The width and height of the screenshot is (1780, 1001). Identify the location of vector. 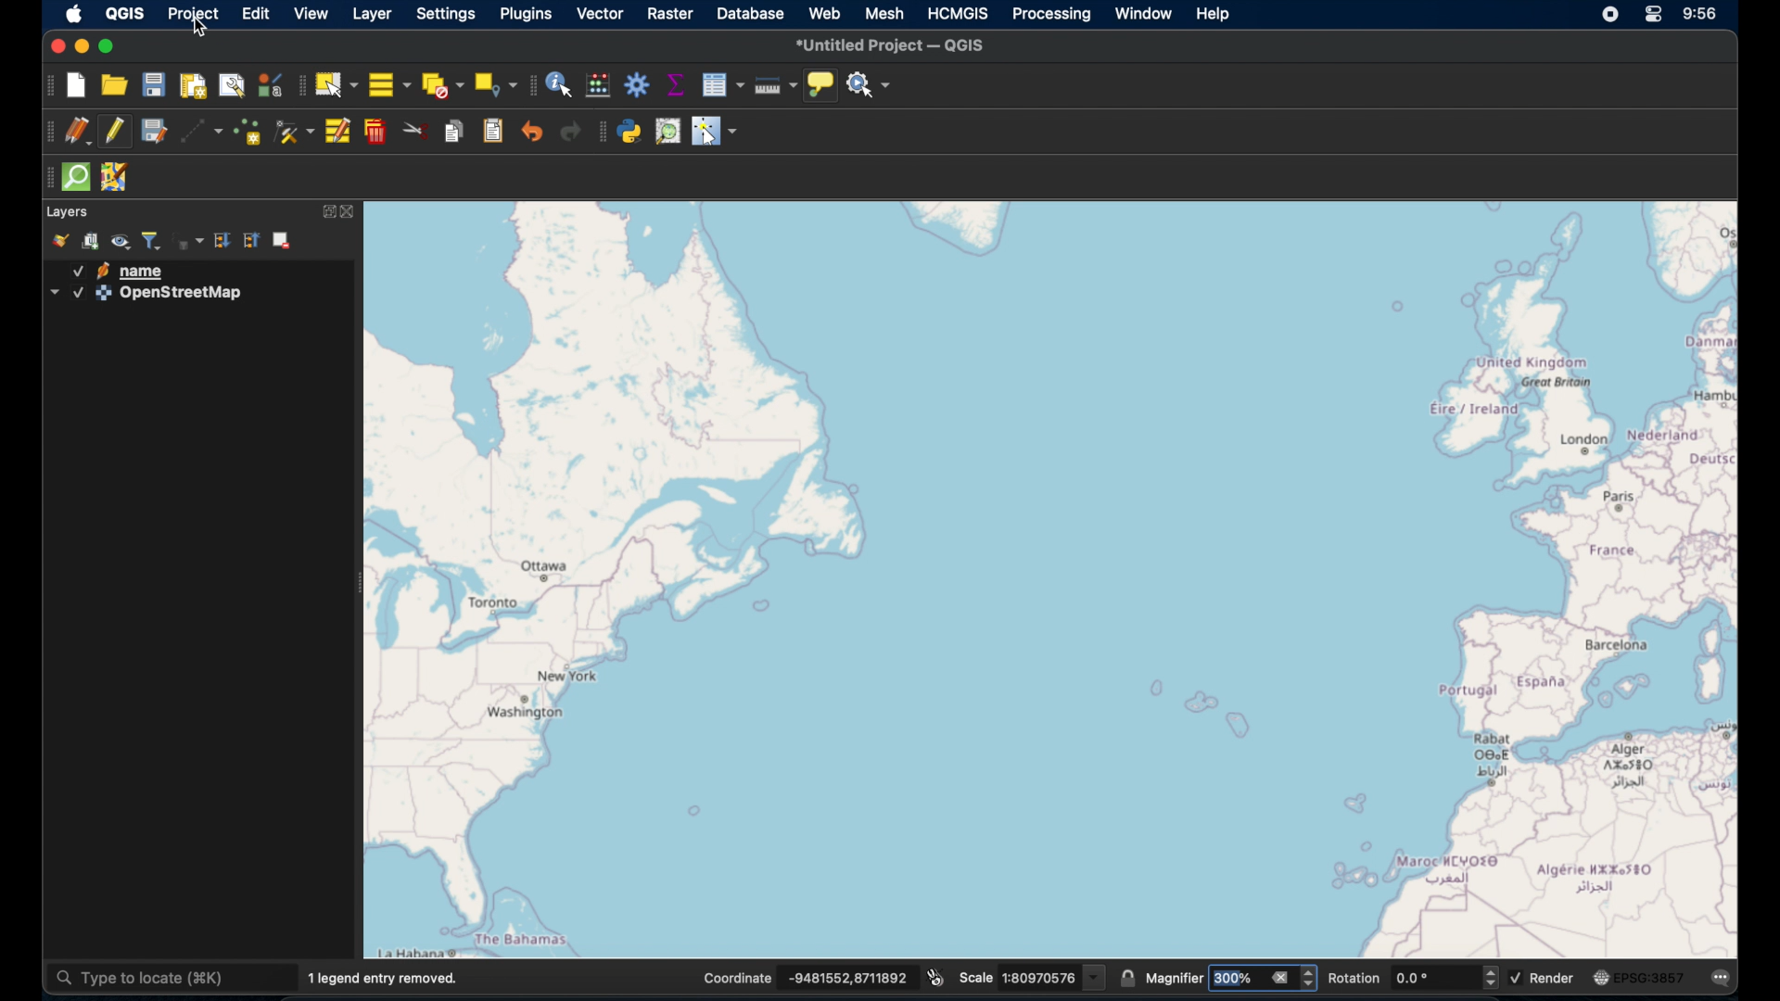
(600, 15).